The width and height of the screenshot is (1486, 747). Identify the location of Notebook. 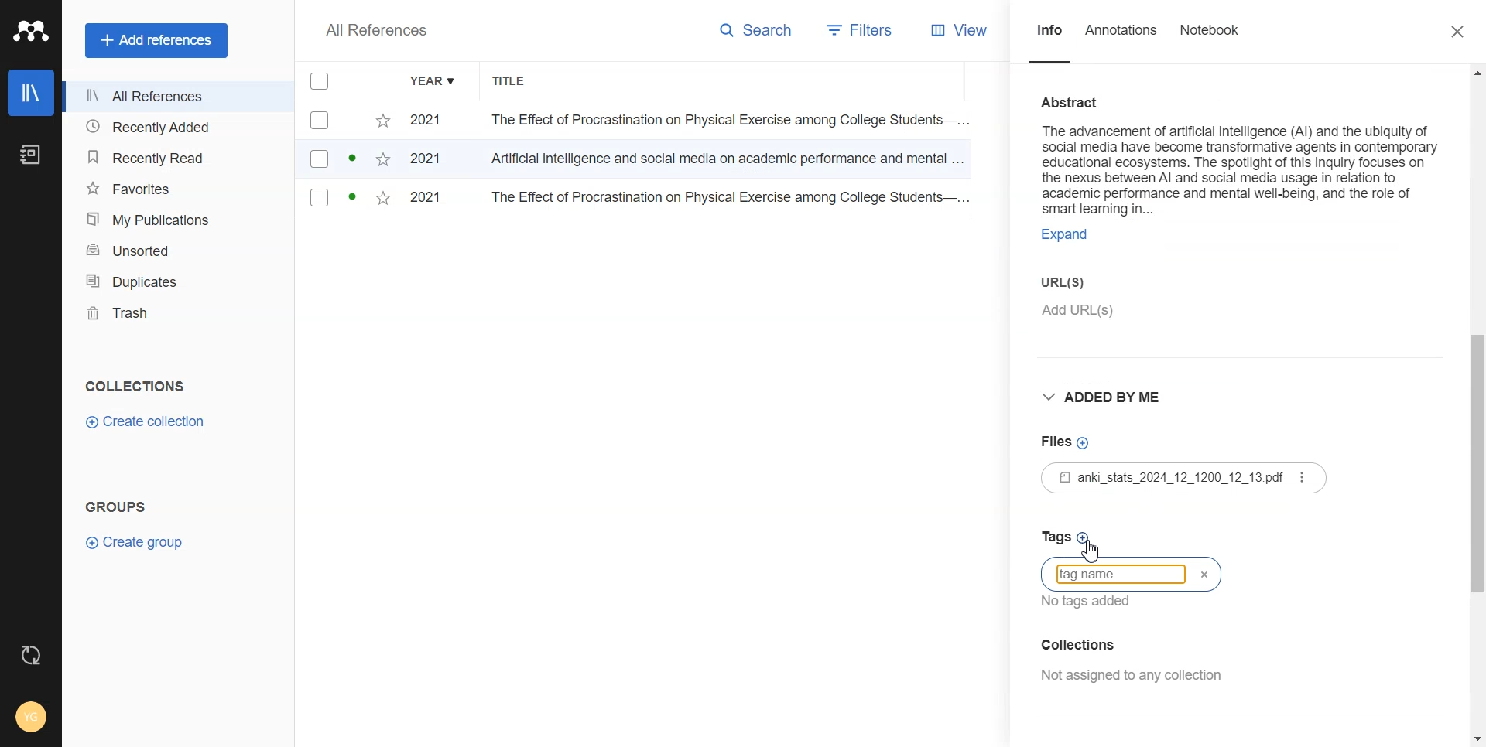
(30, 155).